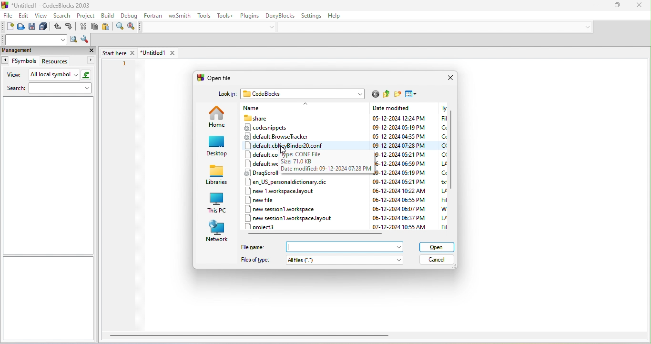 The width and height of the screenshot is (651, 344). What do you see at coordinates (217, 203) in the screenshot?
I see `this pc` at bounding box center [217, 203].